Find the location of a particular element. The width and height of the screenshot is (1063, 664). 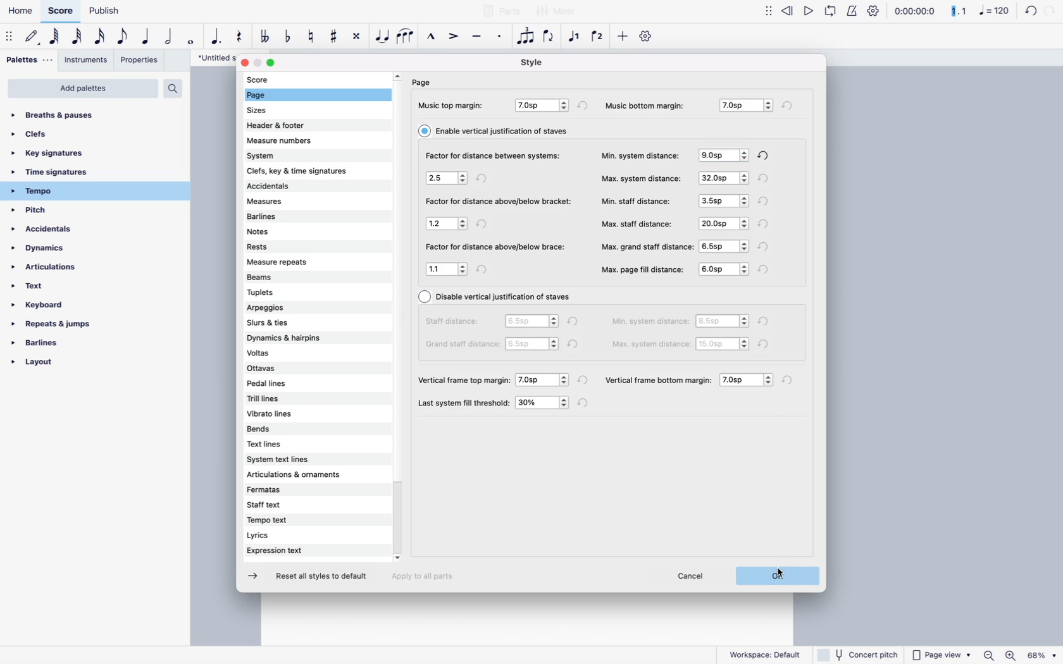

music bottom margin is located at coordinates (650, 104).